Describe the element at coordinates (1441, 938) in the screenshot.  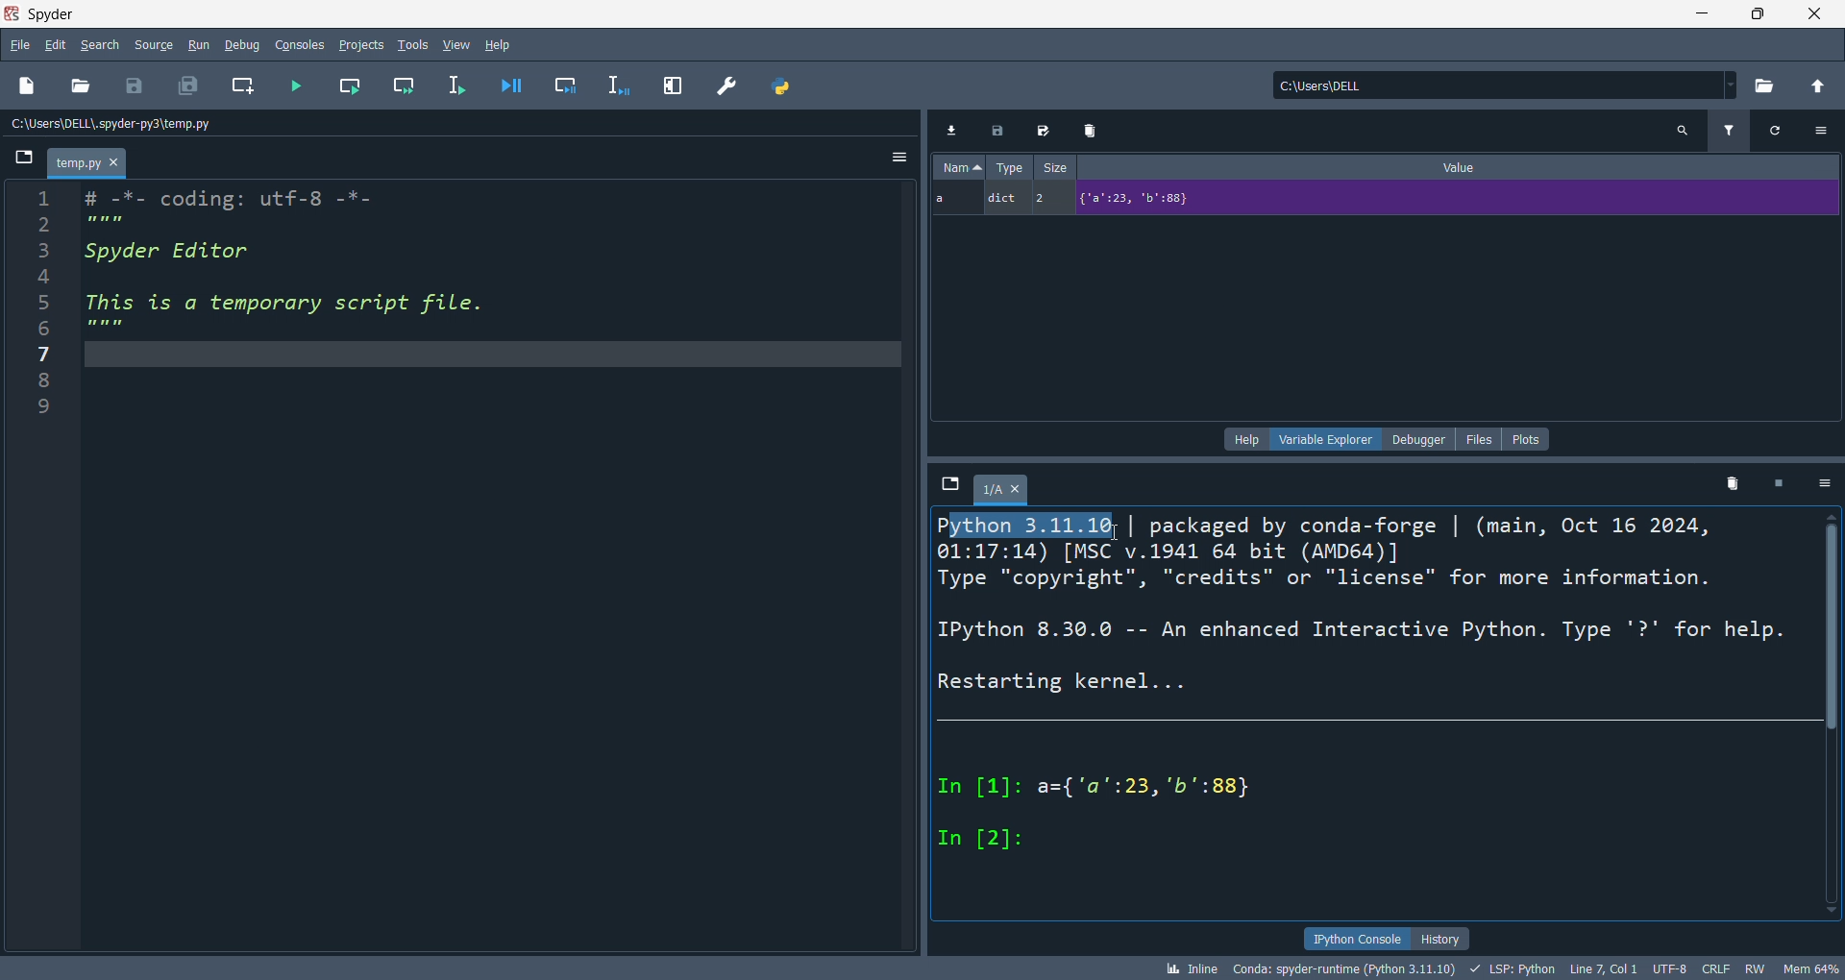
I see `history` at that location.